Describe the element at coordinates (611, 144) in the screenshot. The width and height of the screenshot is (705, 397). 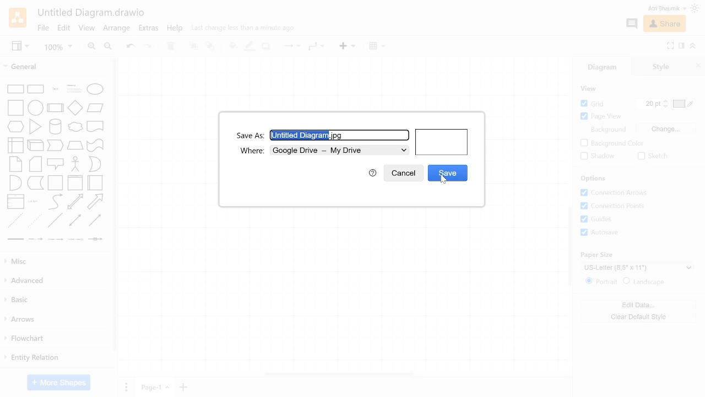
I see `background color` at that location.